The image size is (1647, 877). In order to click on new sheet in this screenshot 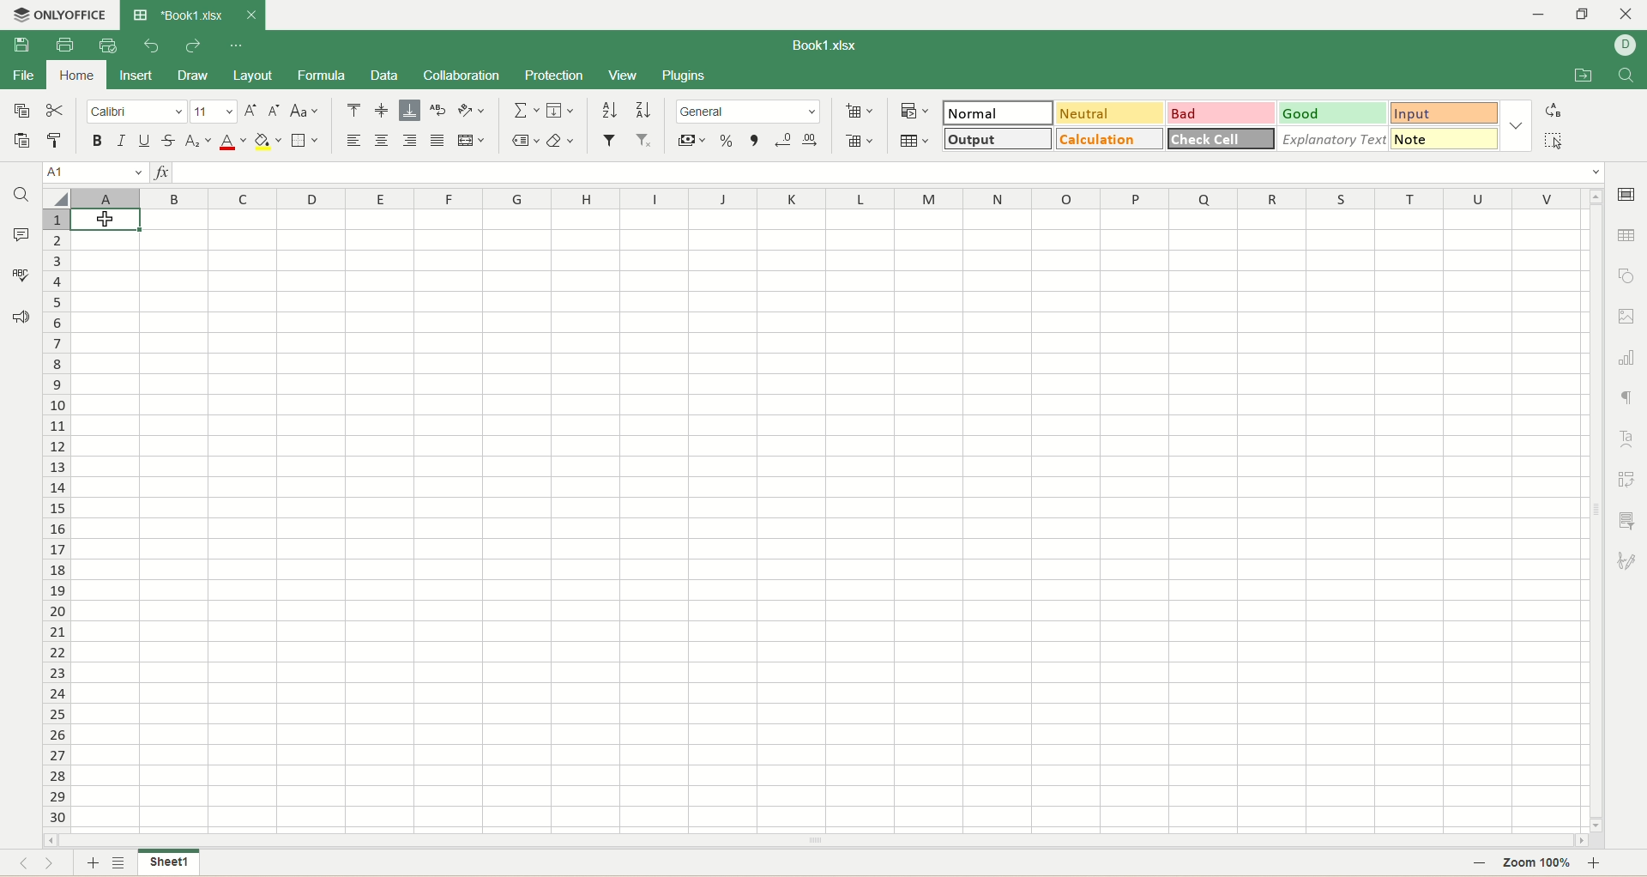, I will do `click(91, 864)`.